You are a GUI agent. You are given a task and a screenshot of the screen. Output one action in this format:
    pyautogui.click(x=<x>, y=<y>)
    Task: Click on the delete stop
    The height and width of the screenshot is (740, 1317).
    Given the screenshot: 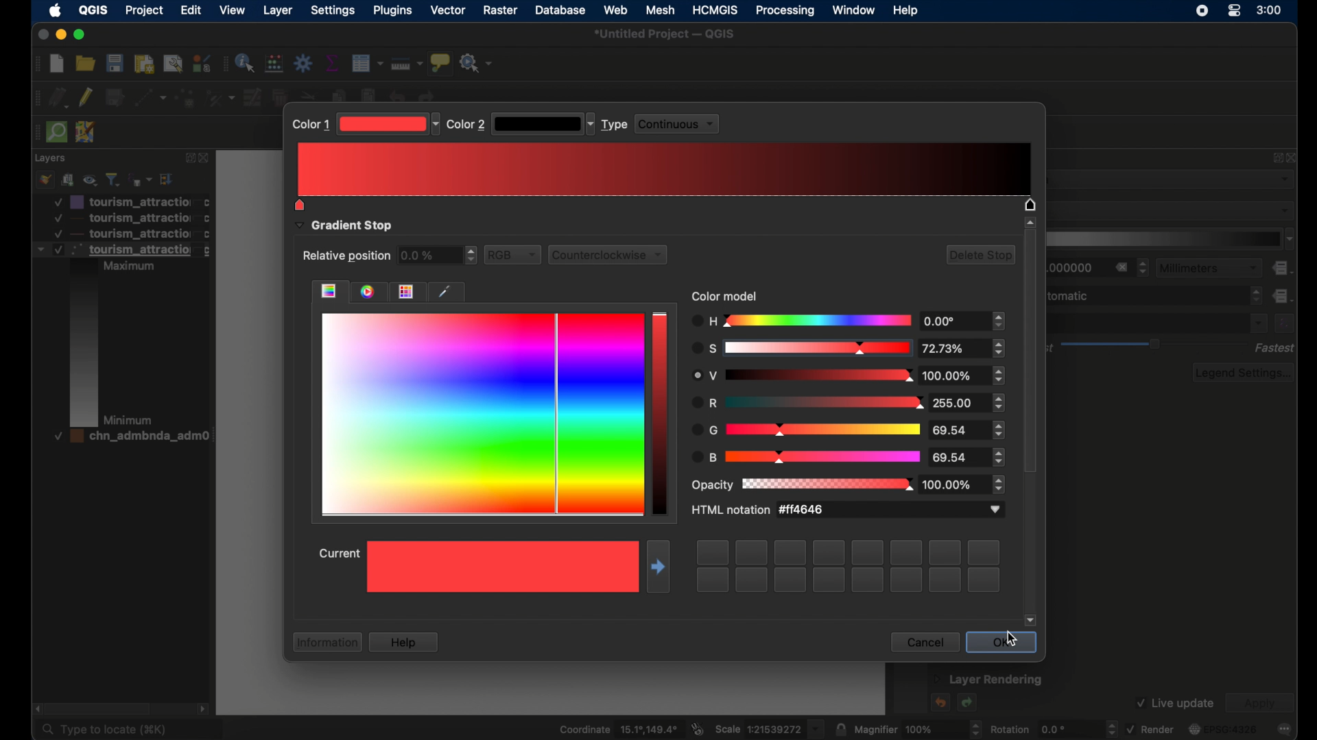 What is the action you would take?
    pyautogui.click(x=980, y=256)
    